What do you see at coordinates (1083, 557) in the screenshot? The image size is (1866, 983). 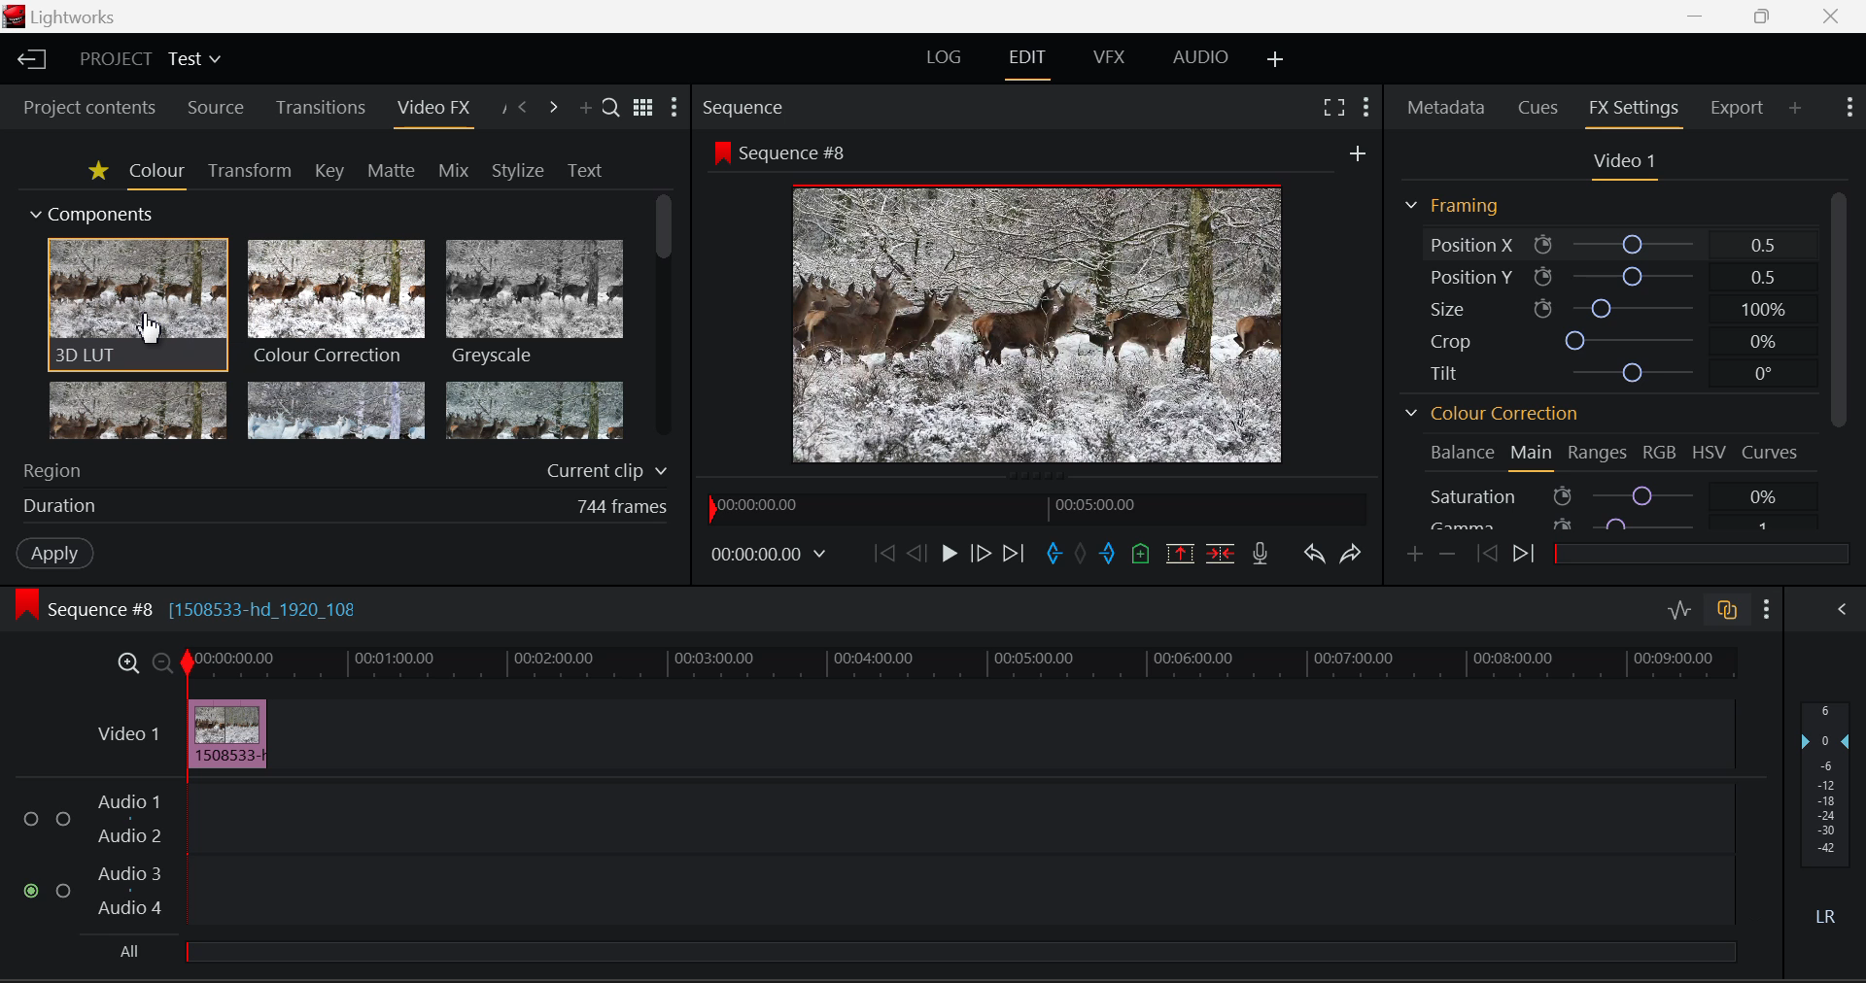 I see `Remove all marks` at bounding box center [1083, 557].